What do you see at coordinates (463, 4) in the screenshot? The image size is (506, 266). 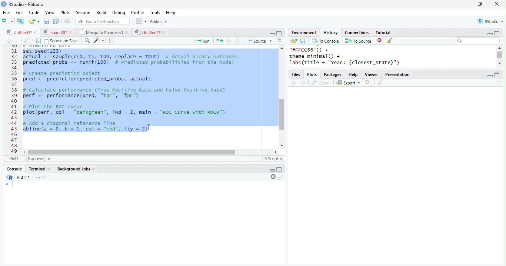 I see `minimize` at bounding box center [463, 4].